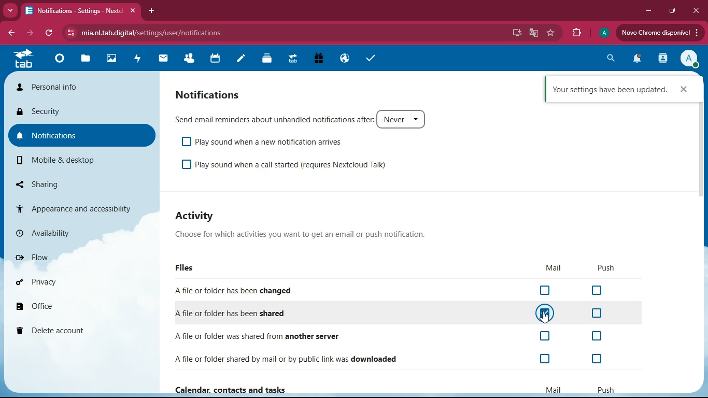 The image size is (708, 398). I want to click on profile, so click(690, 59).